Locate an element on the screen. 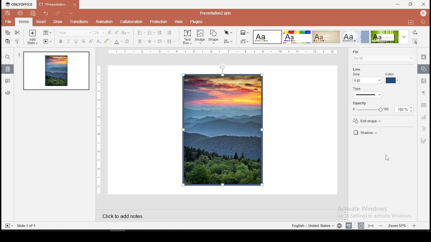 The height and width of the screenshot is (242, 431). increase indent is located at coordinates (169, 32).